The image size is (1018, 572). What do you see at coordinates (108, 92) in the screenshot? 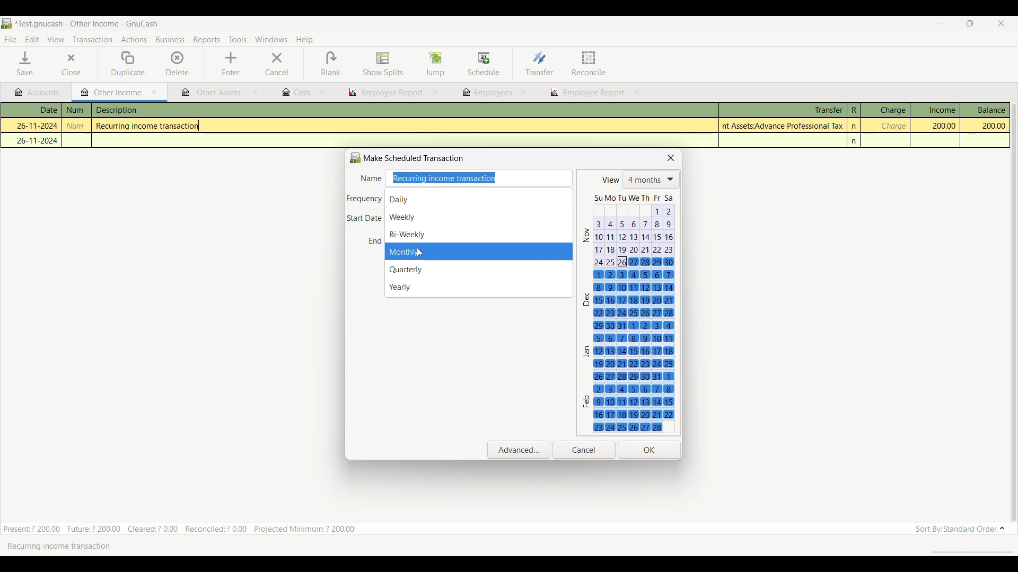
I see `Current tab highlight` at bounding box center [108, 92].